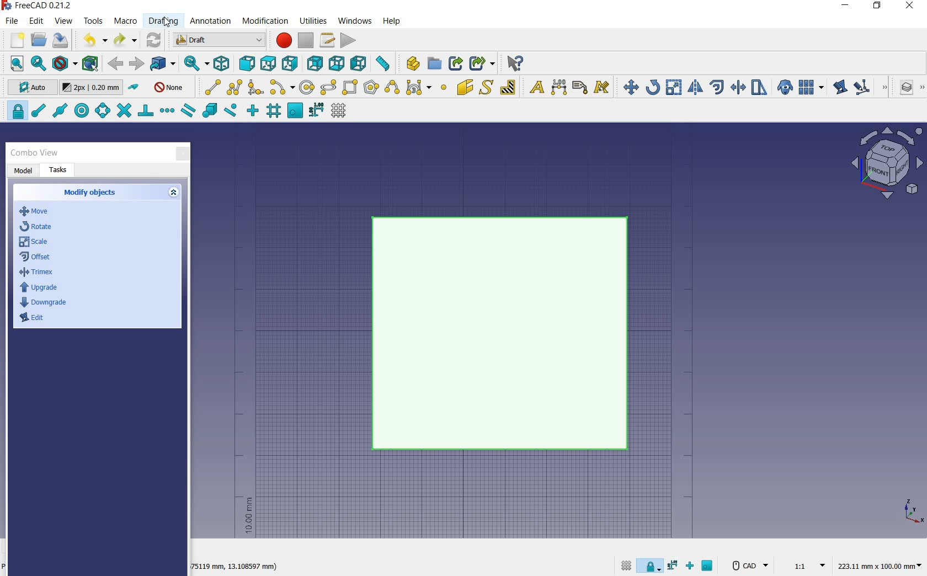 The height and width of the screenshot is (576, 927). What do you see at coordinates (784, 88) in the screenshot?
I see `create a clone` at bounding box center [784, 88].